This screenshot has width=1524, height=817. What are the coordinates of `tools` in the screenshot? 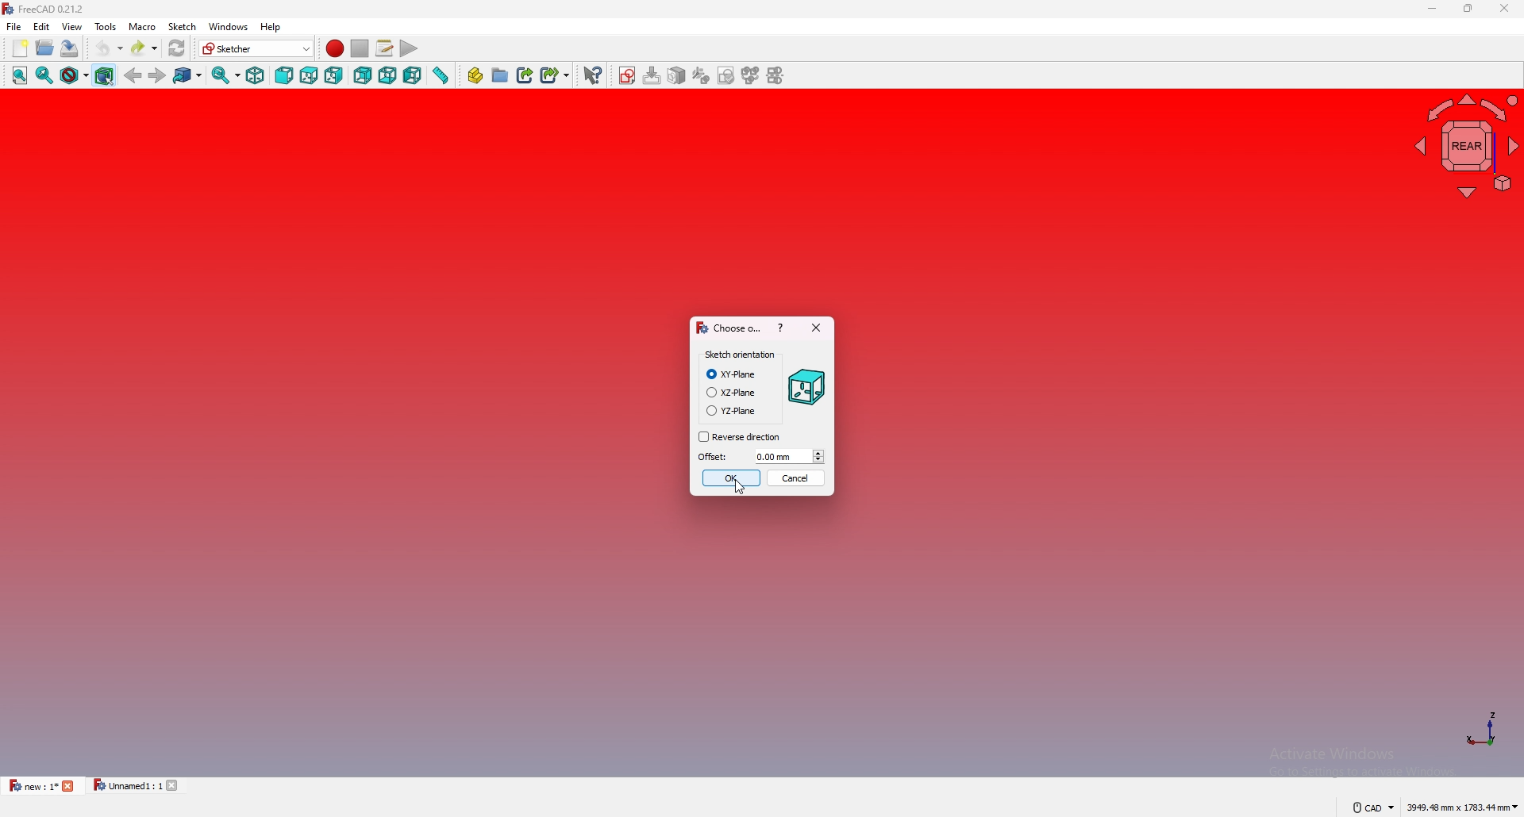 It's located at (106, 26).